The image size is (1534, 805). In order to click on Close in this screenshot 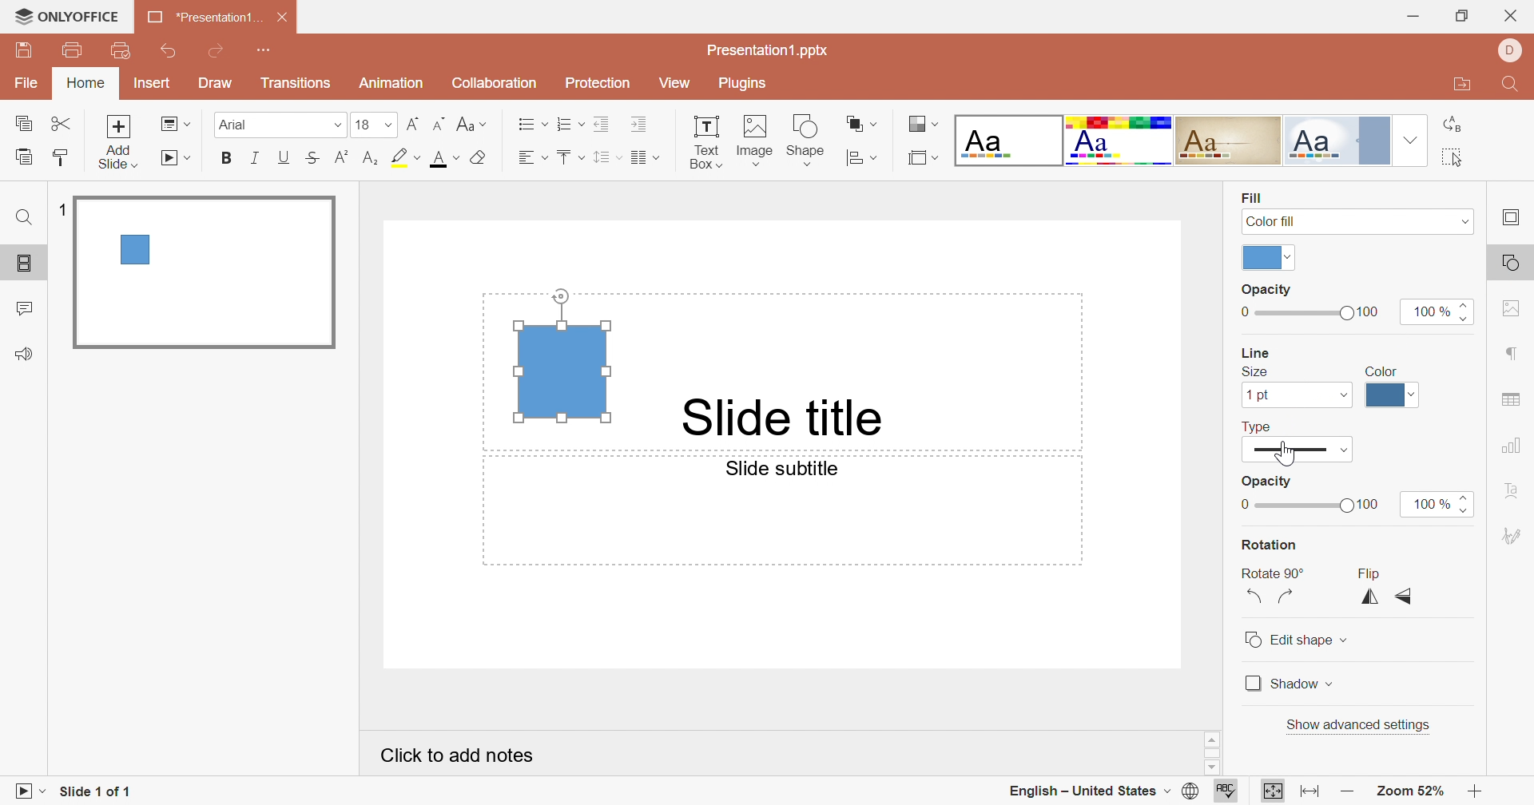, I will do `click(279, 19)`.